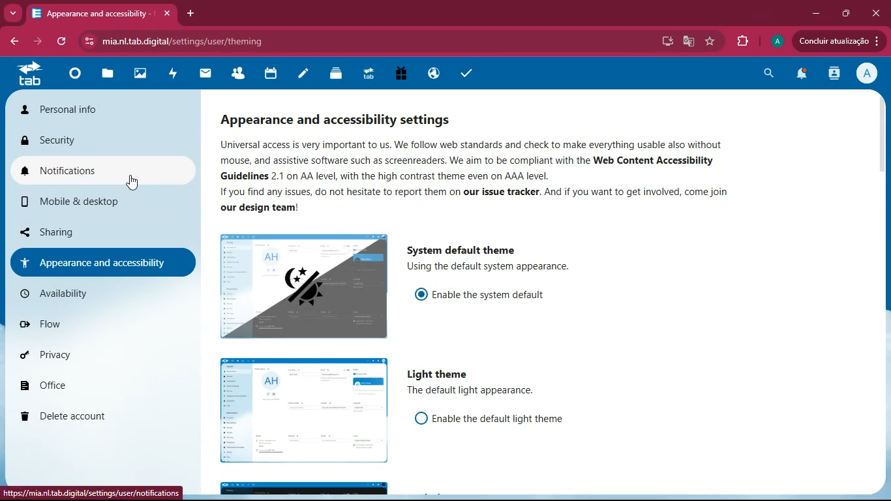 The width and height of the screenshot is (891, 501). Describe the element at coordinates (97, 172) in the screenshot. I see `notifications` at that location.